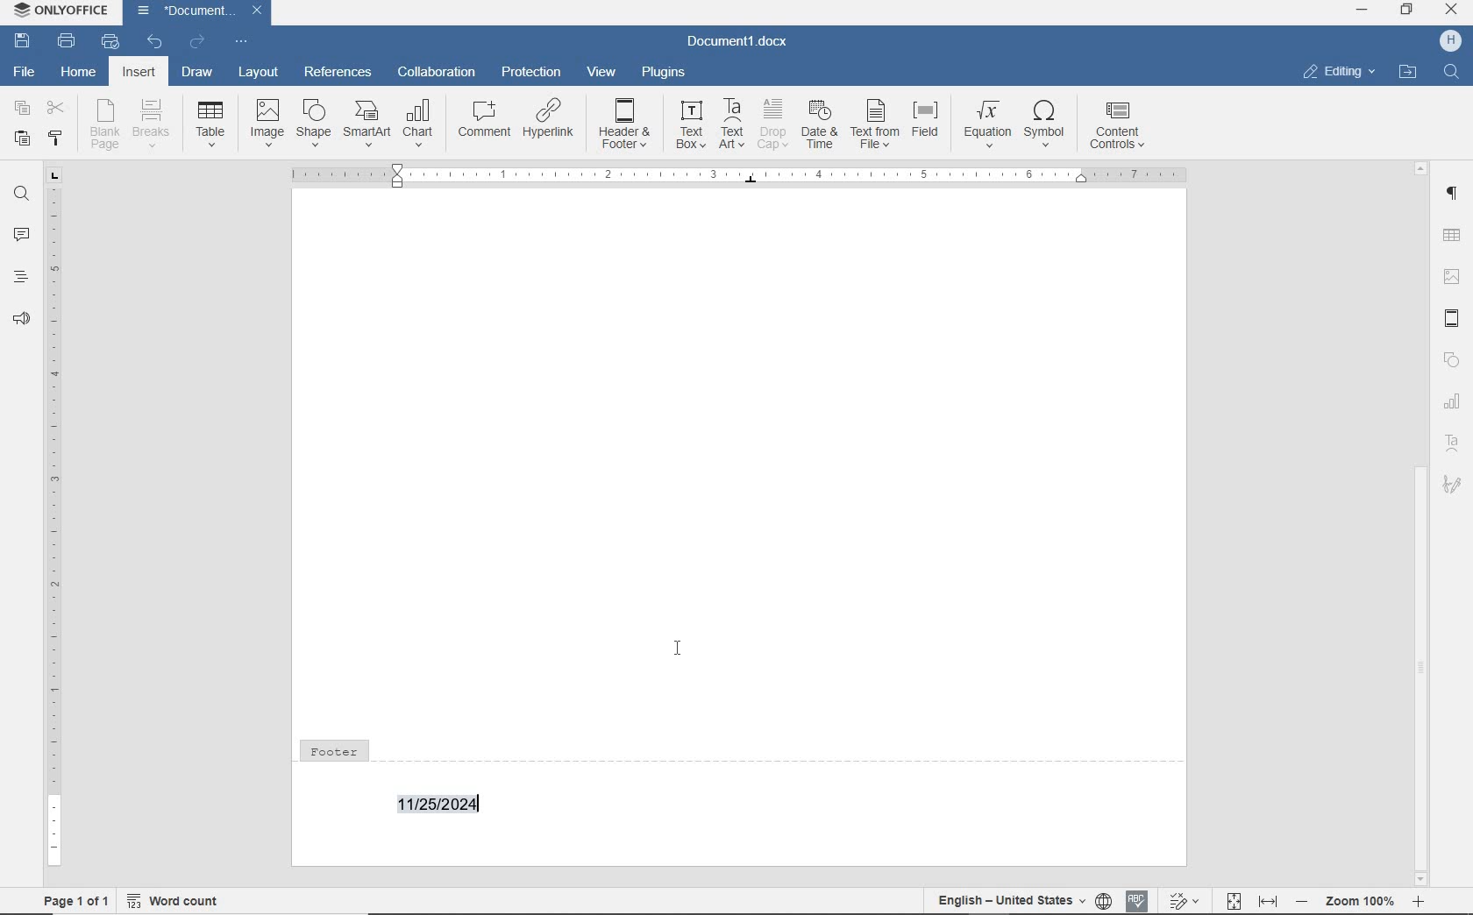 The height and width of the screenshot is (915, 1473). Describe the element at coordinates (1138, 903) in the screenshot. I see `spell check` at that location.